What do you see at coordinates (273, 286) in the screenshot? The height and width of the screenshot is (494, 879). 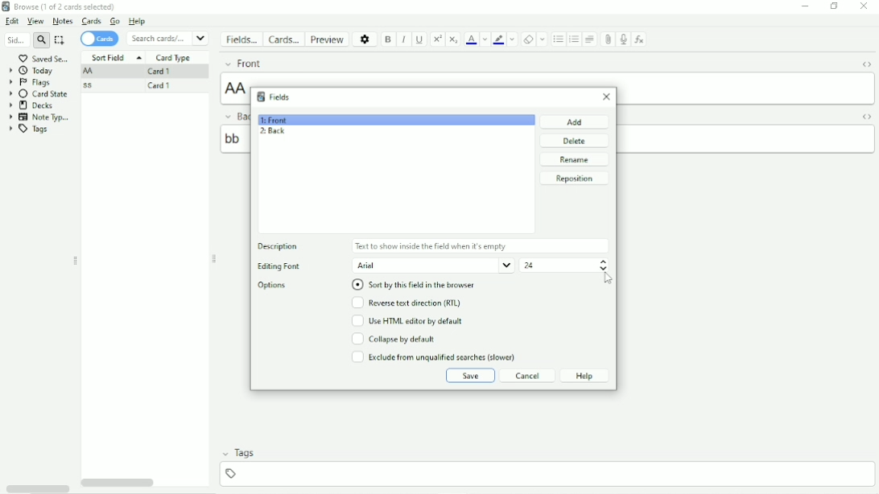 I see `Options` at bounding box center [273, 286].